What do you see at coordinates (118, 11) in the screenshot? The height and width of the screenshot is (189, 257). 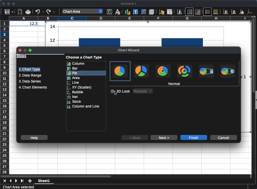 I see `Character` at bounding box center [118, 11].